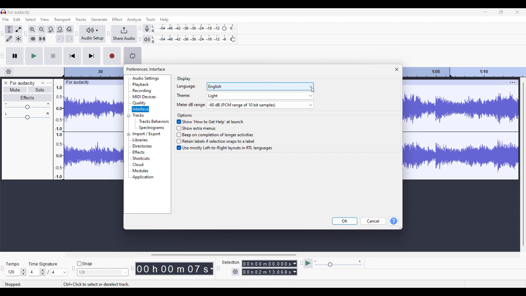 The height and width of the screenshot is (296, 526). Describe the element at coordinates (295, 268) in the screenshot. I see `Duration measurement` at that location.